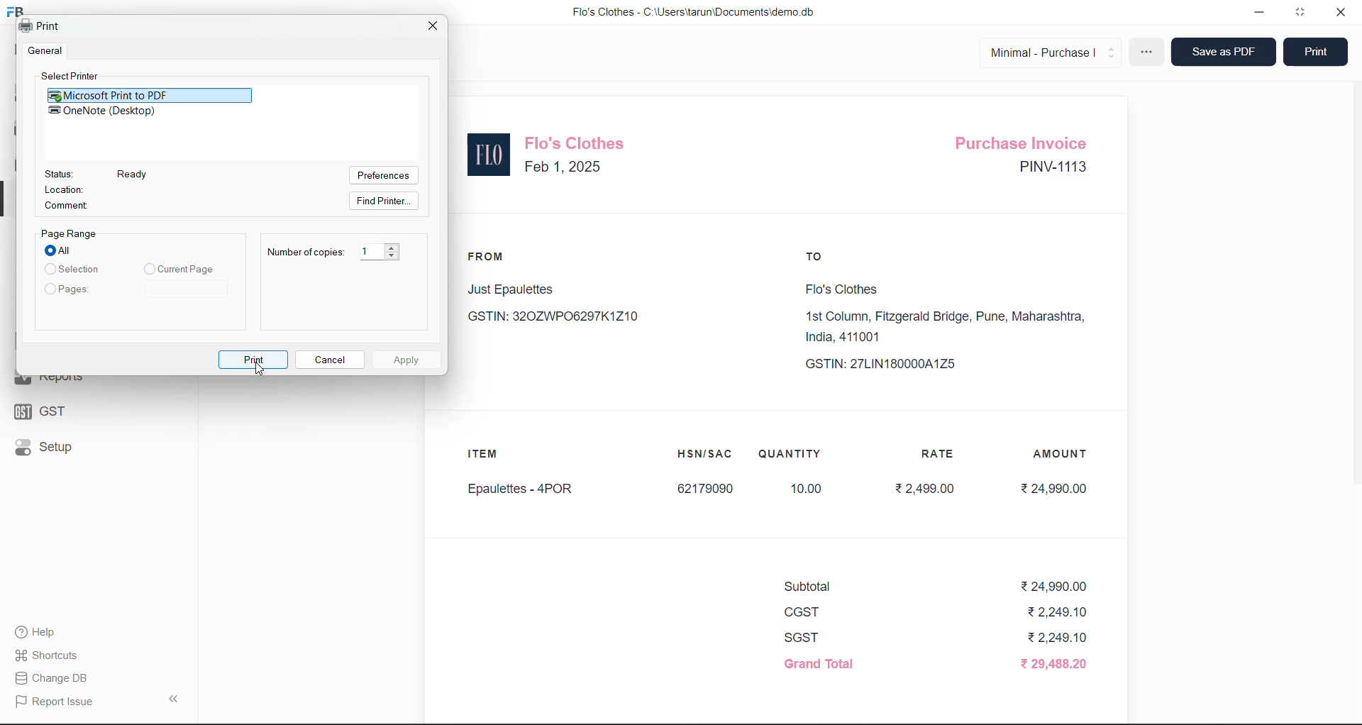  Describe the element at coordinates (489, 153) in the screenshot. I see `logo` at that location.